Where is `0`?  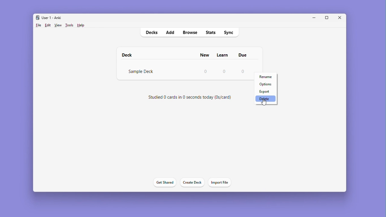
0 is located at coordinates (242, 72).